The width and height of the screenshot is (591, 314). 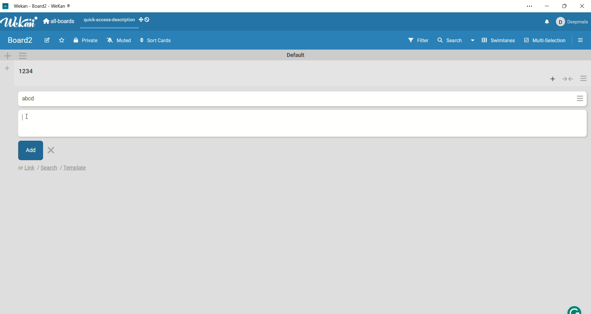 What do you see at coordinates (582, 42) in the screenshot?
I see `open/close sidebar` at bounding box center [582, 42].